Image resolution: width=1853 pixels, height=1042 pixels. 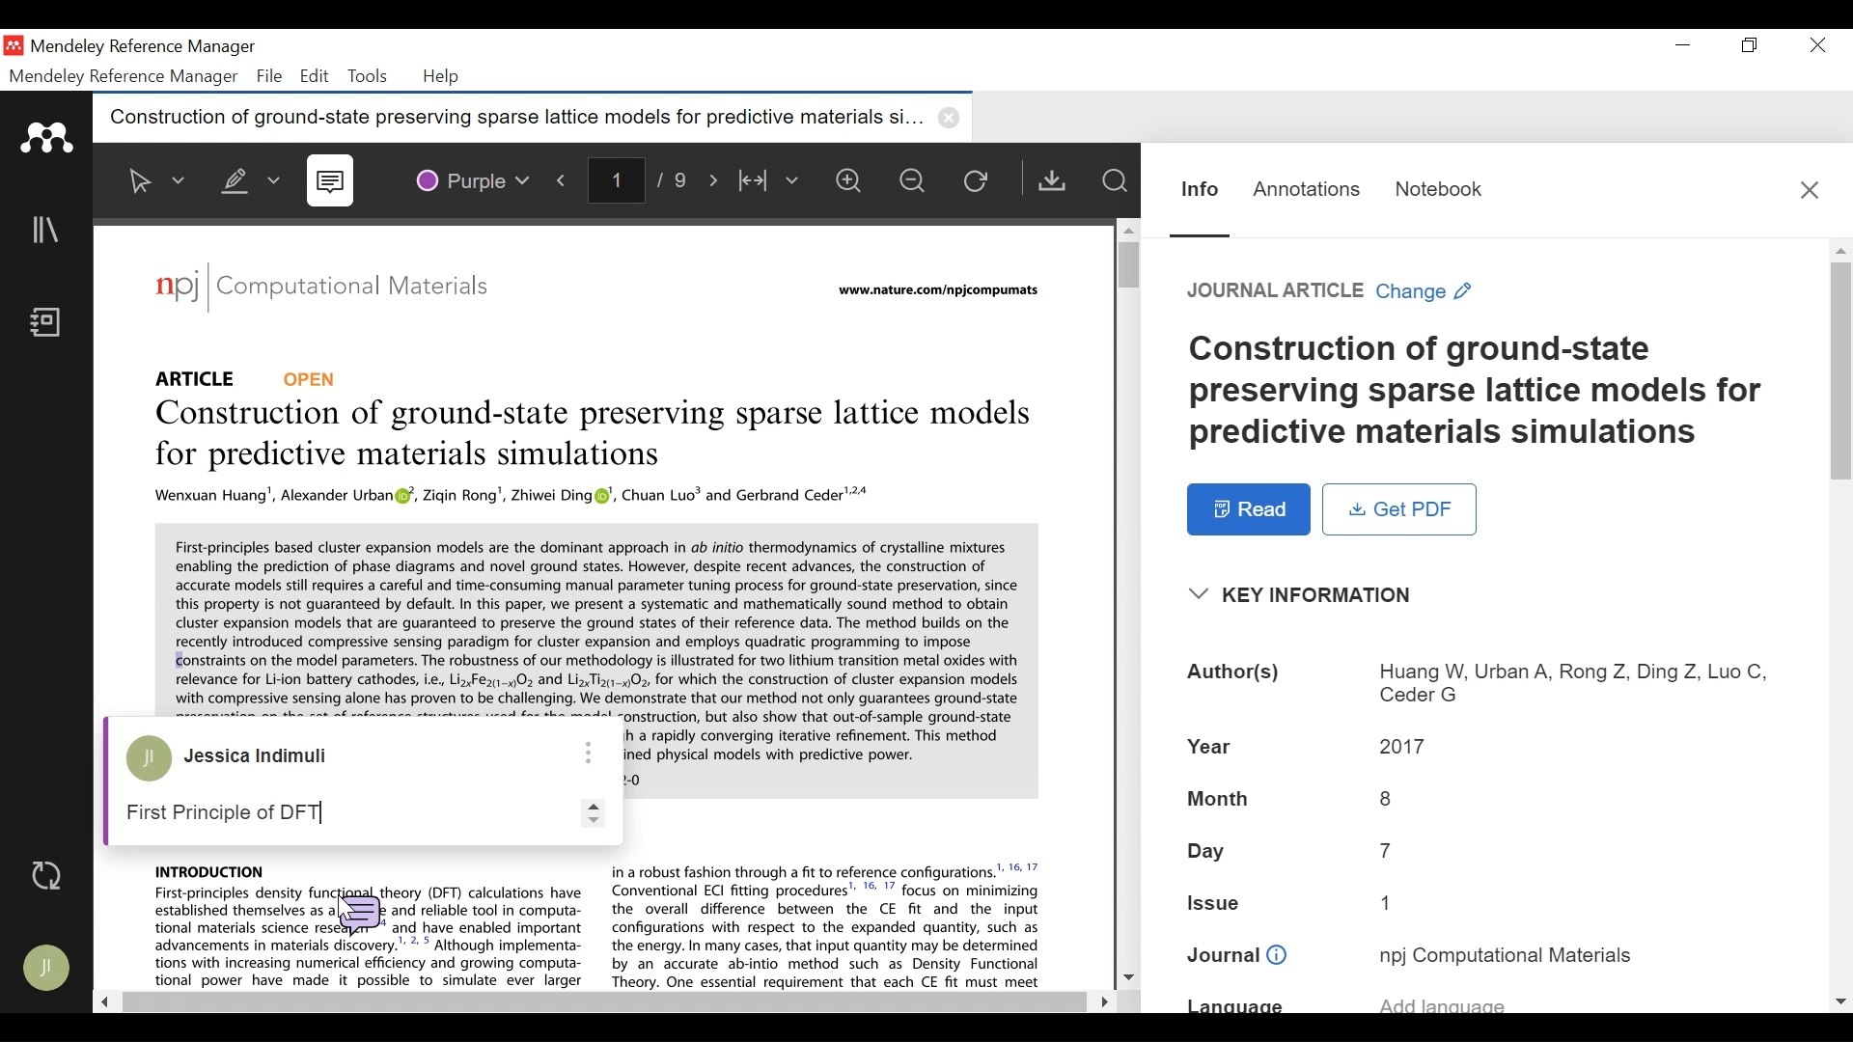 I want to click on Reload, so click(x=983, y=183).